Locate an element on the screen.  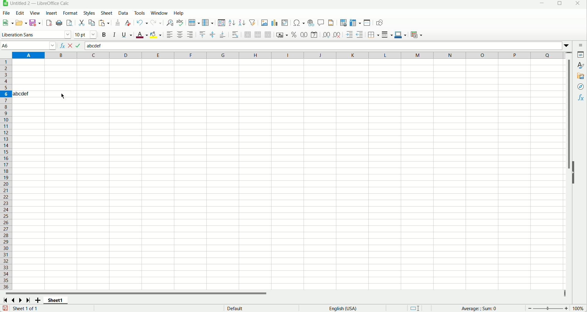
background color is located at coordinates (156, 35).